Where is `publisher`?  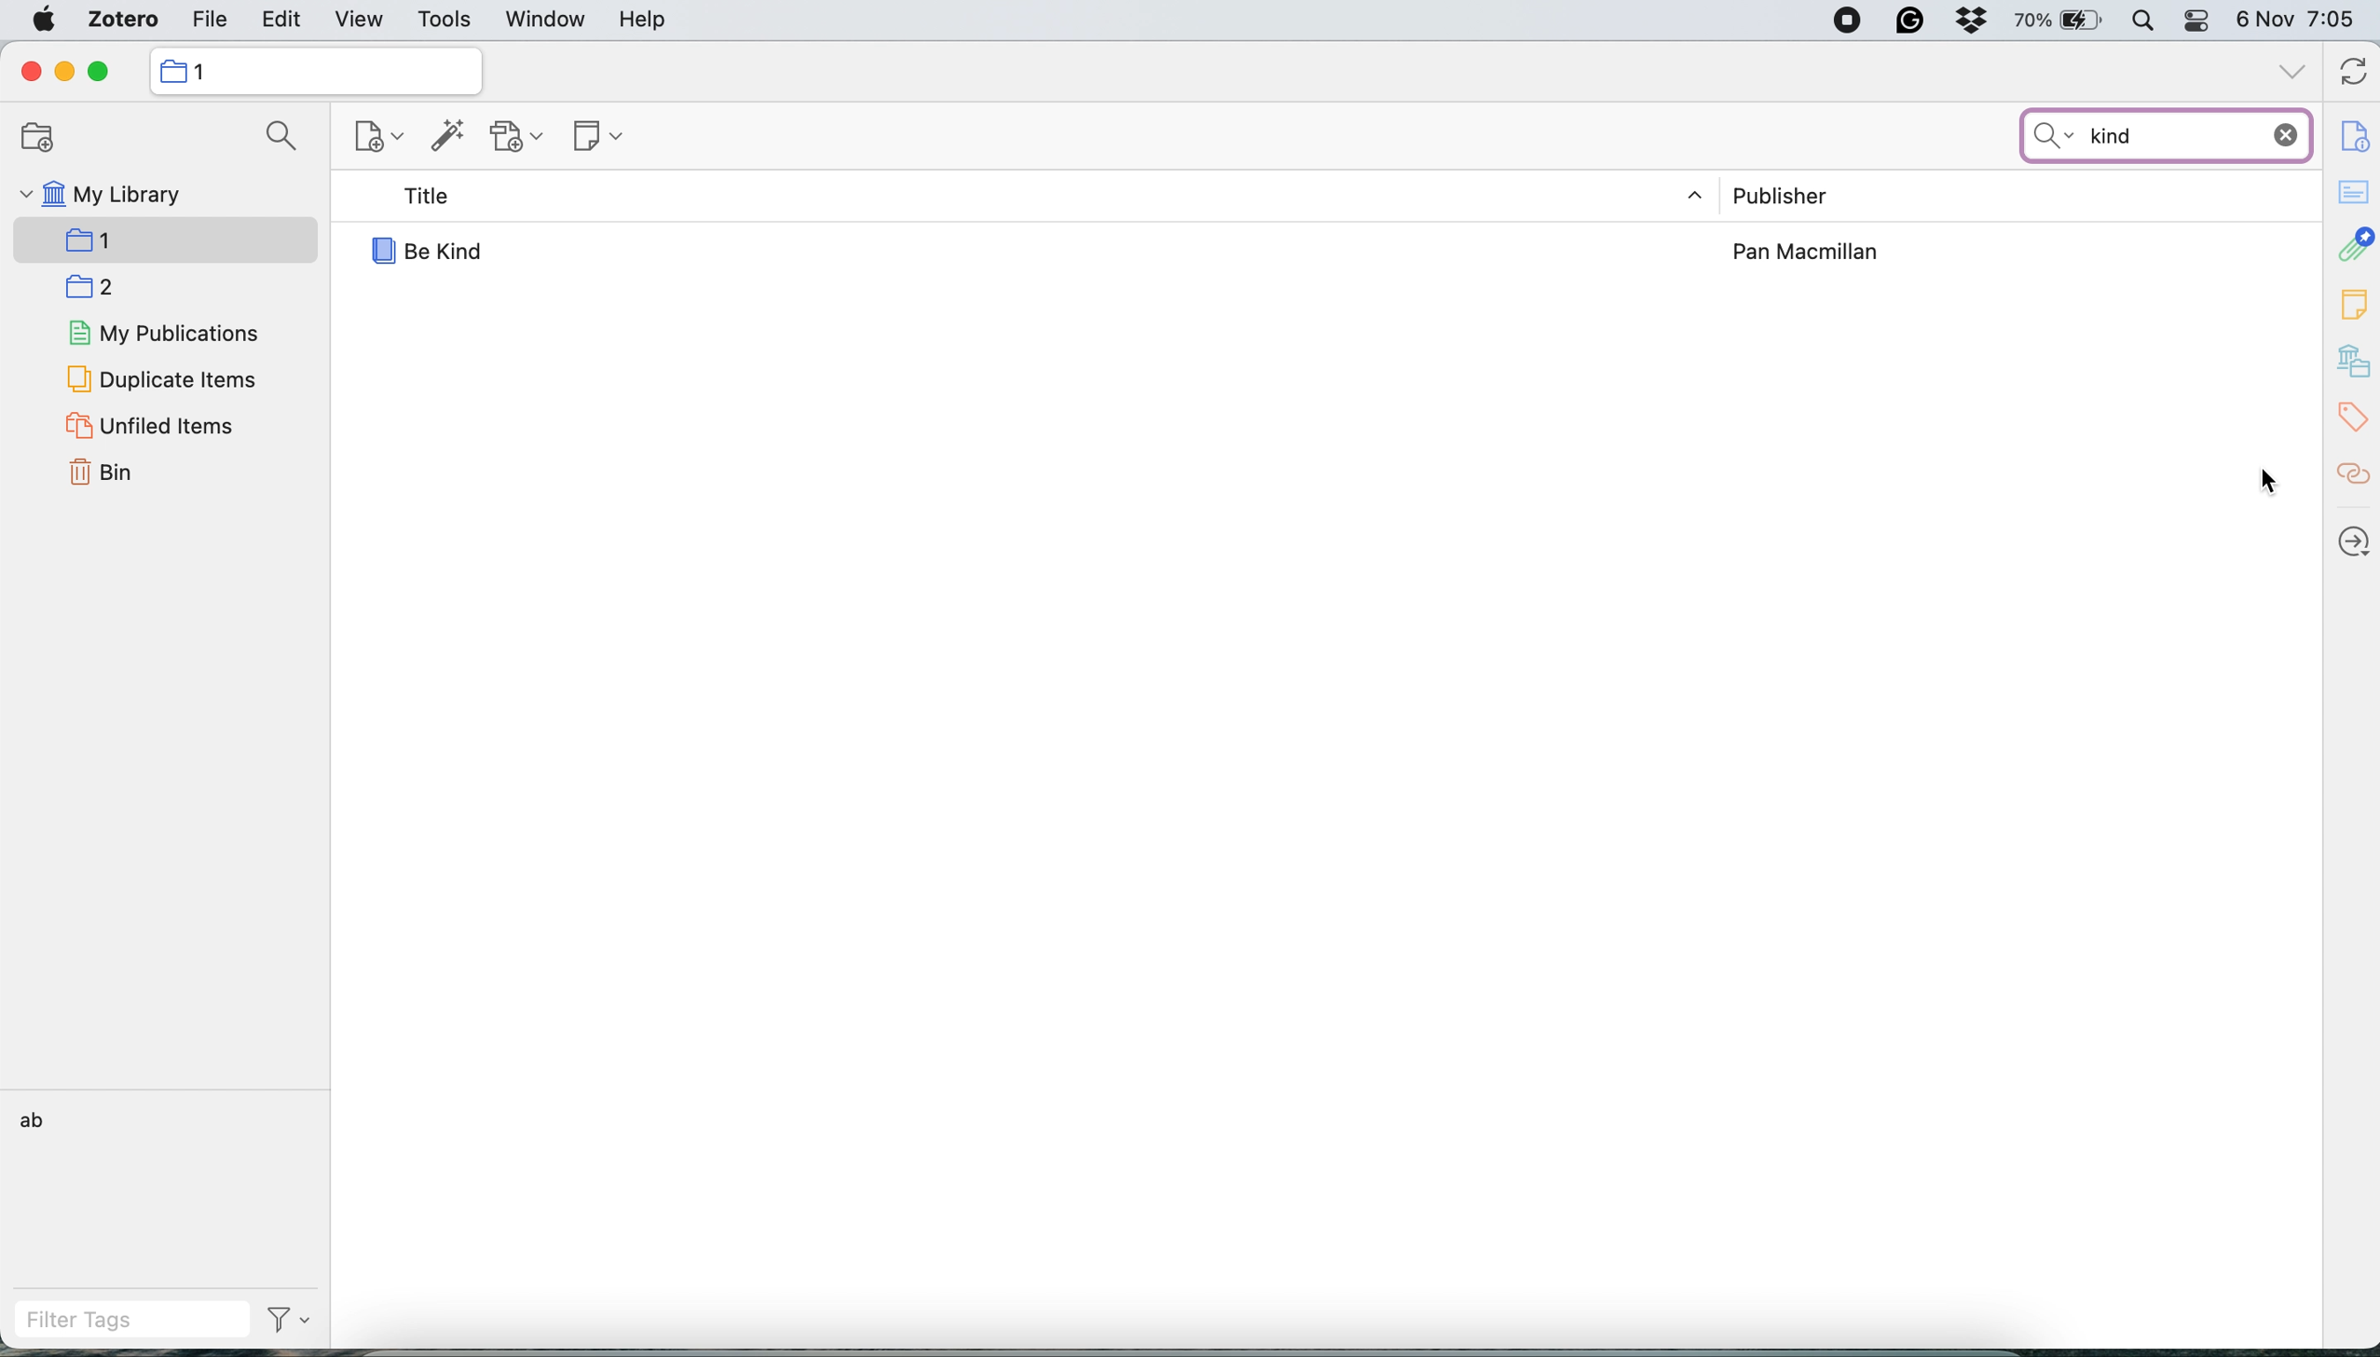 publisher is located at coordinates (1778, 194).